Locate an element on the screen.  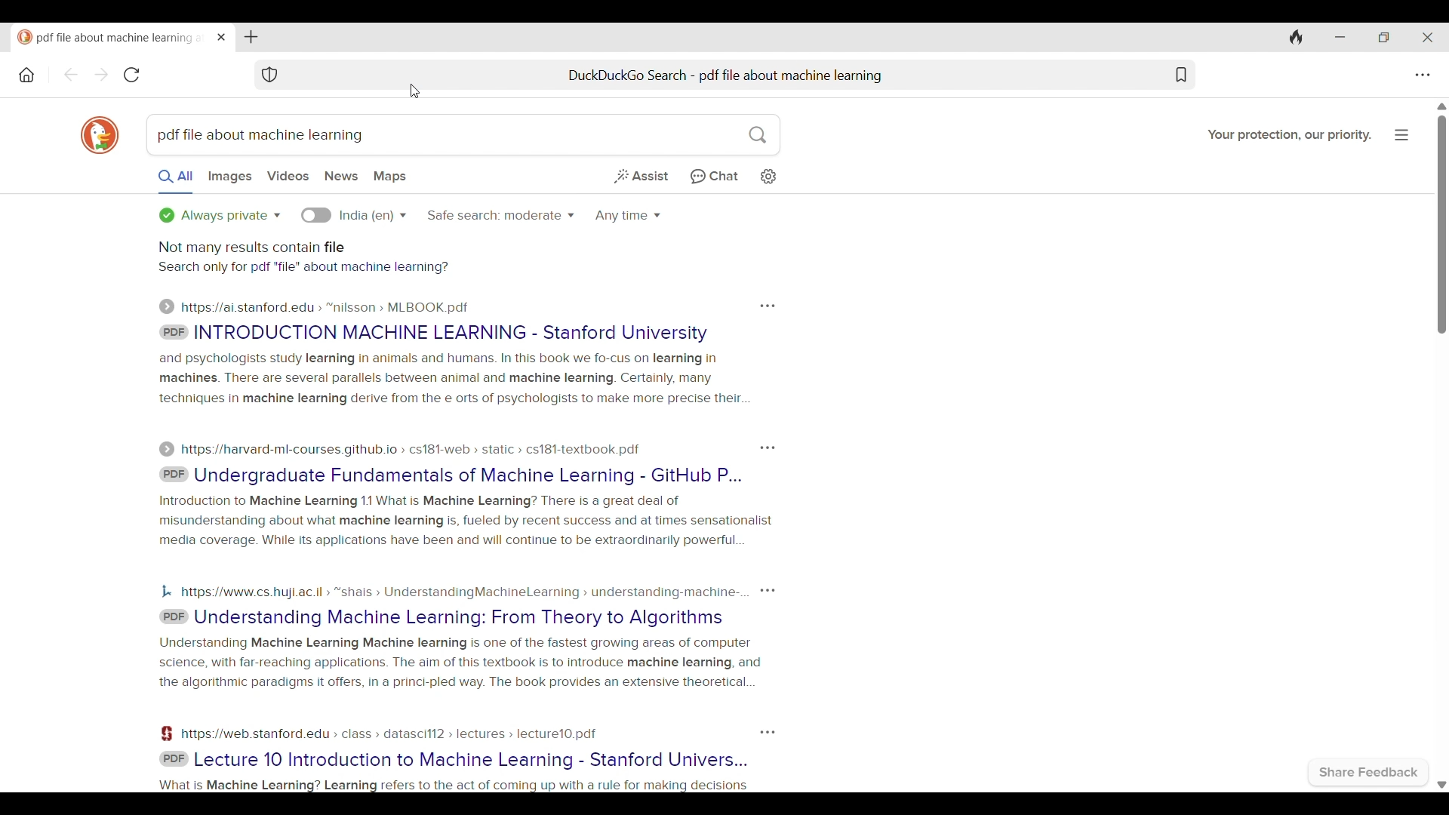
Feedback loop of respective result is located at coordinates (768, 447).